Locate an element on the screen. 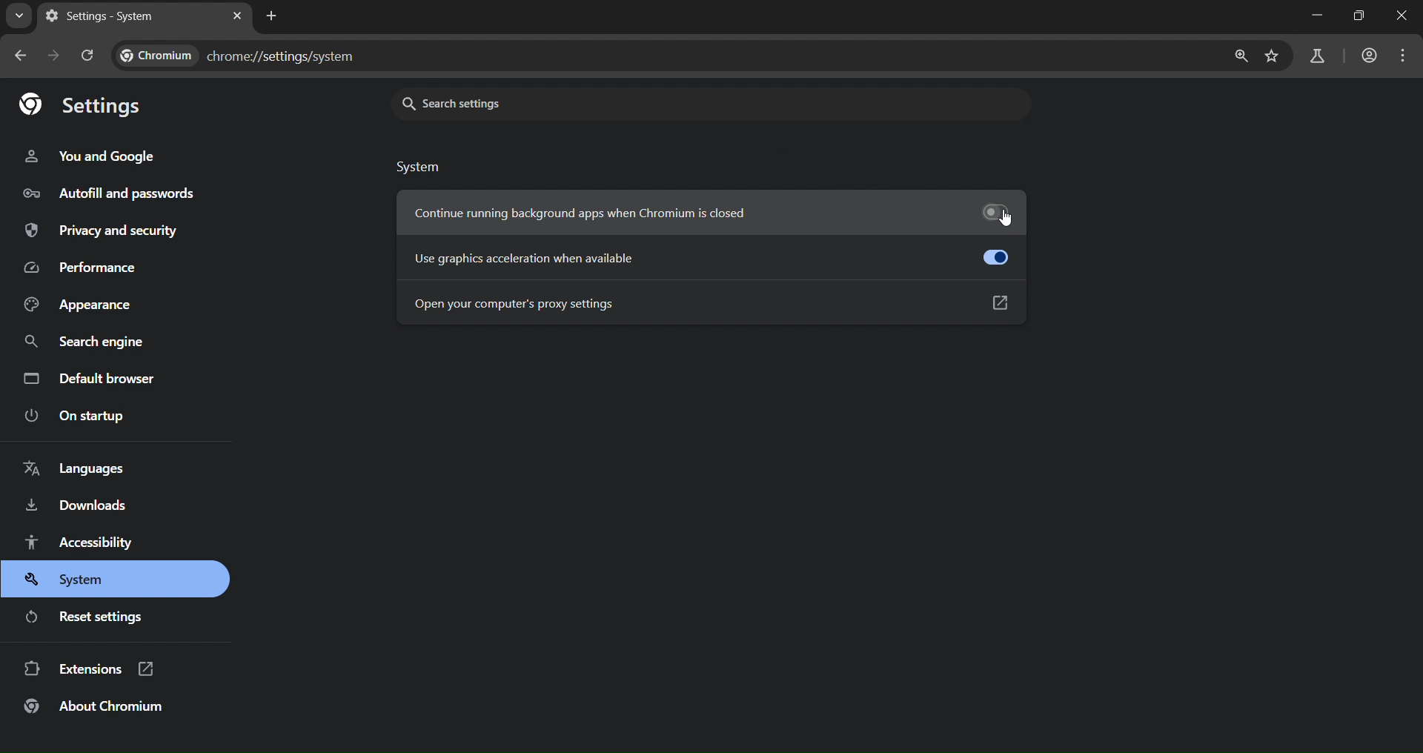 The image size is (1423, 753). settings is located at coordinates (86, 105).